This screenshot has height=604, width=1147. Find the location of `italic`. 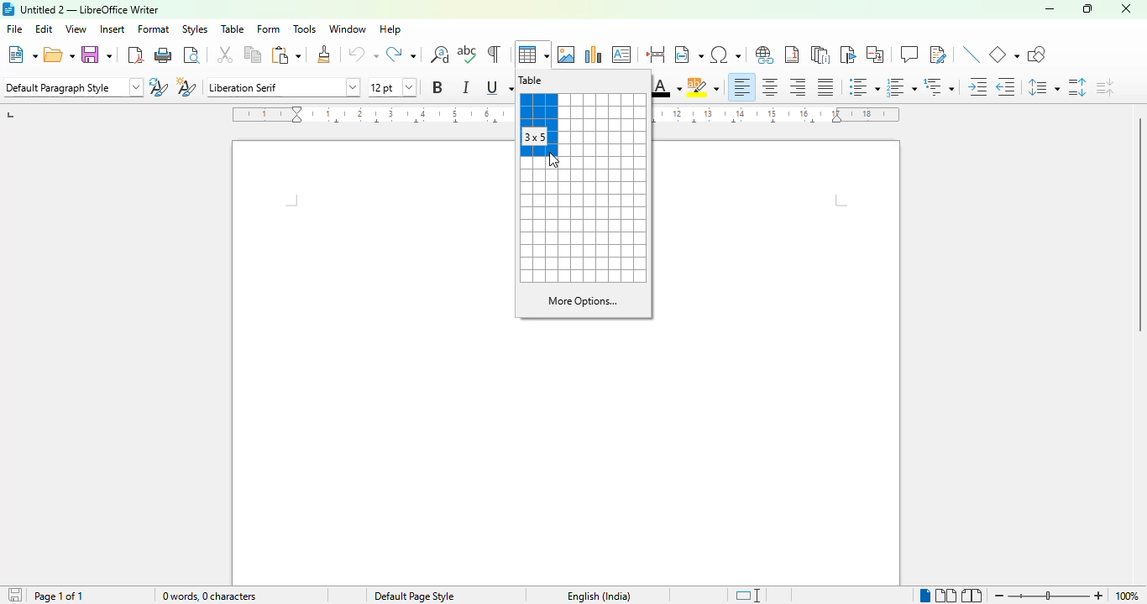

italic is located at coordinates (464, 87).